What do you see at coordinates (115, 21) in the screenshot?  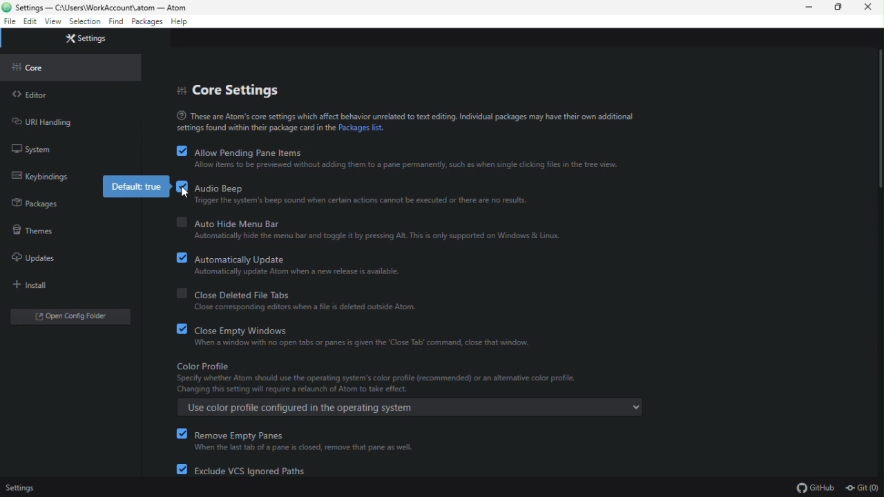 I see `find` at bounding box center [115, 21].